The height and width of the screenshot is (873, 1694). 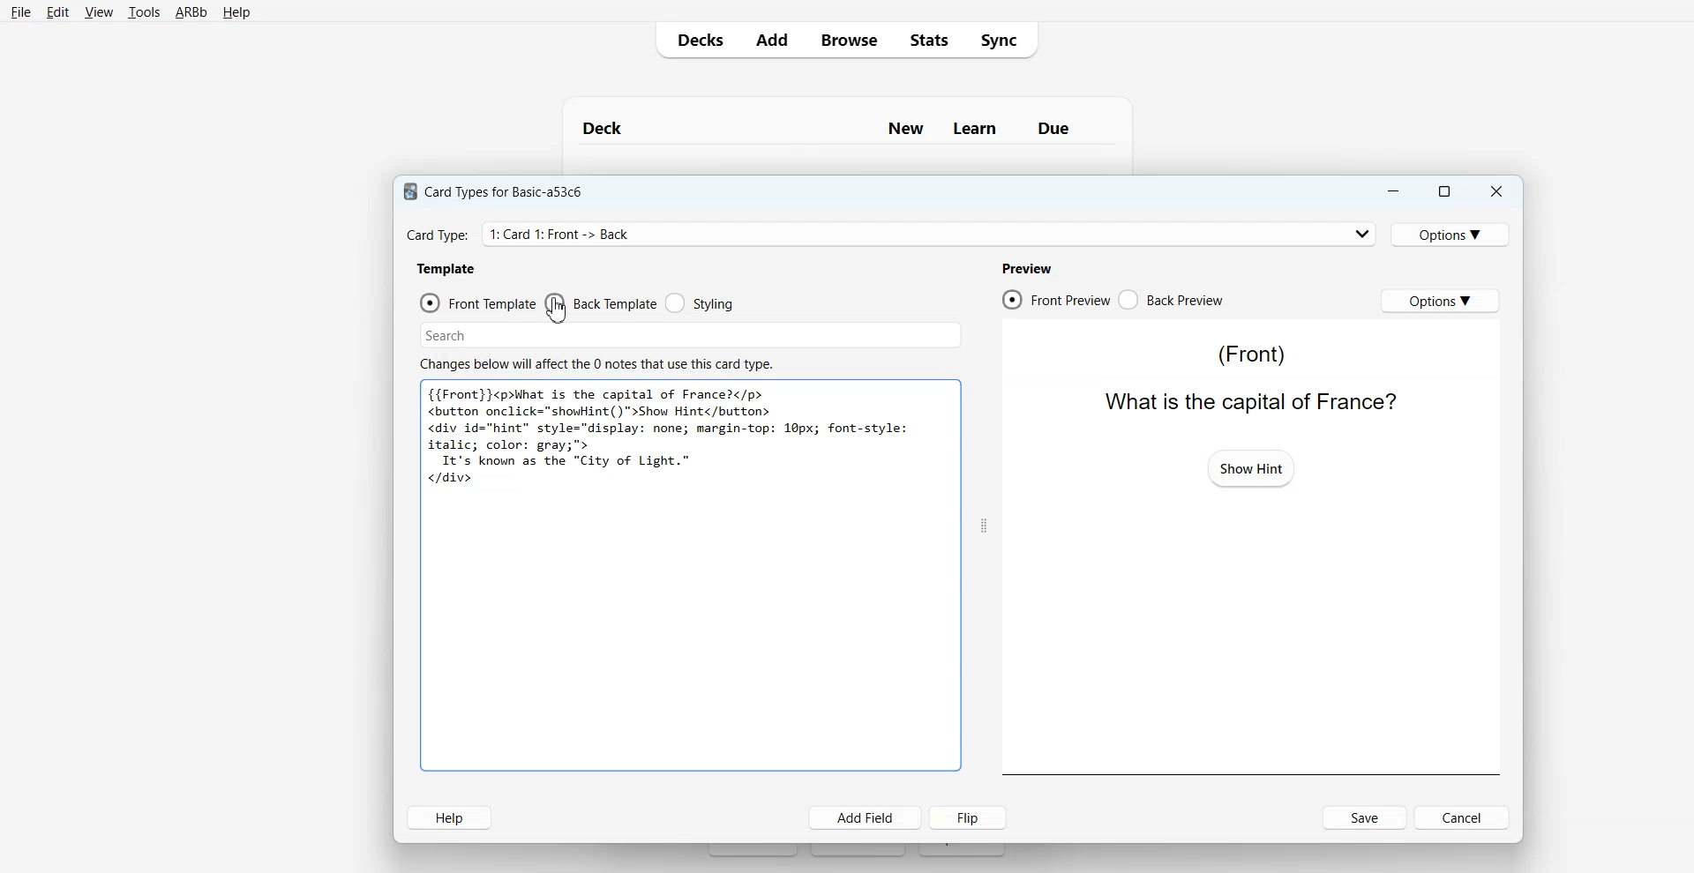 What do you see at coordinates (892, 234) in the screenshot?
I see `Card Type` at bounding box center [892, 234].